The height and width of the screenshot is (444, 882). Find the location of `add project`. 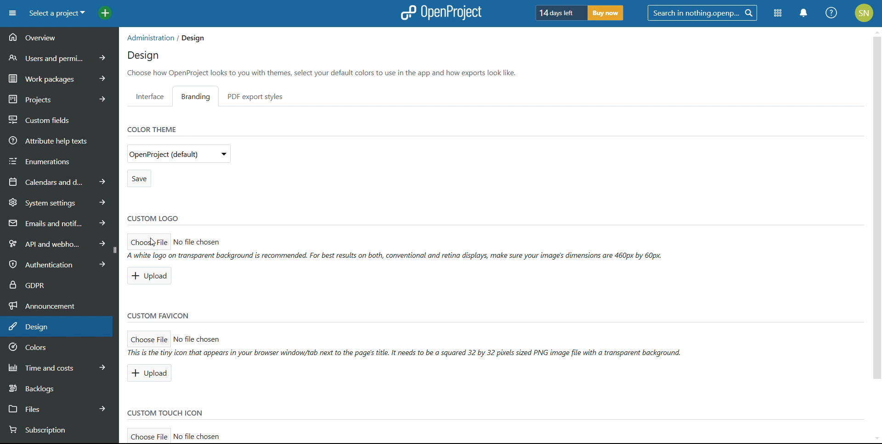

add project is located at coordinates (105, 13).